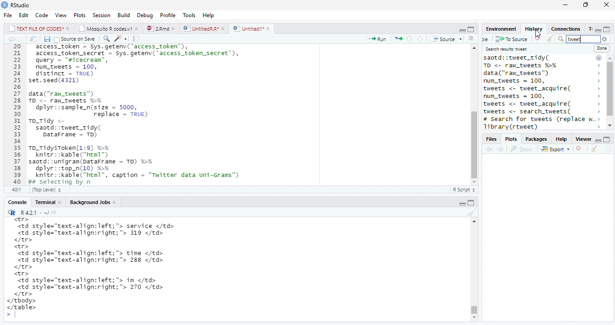 Image resolution: width=615 pixels, height=325 pixels. Describe the element at coordinates (475, 272) in the screenshot. I see `Scrollbar` at that location.